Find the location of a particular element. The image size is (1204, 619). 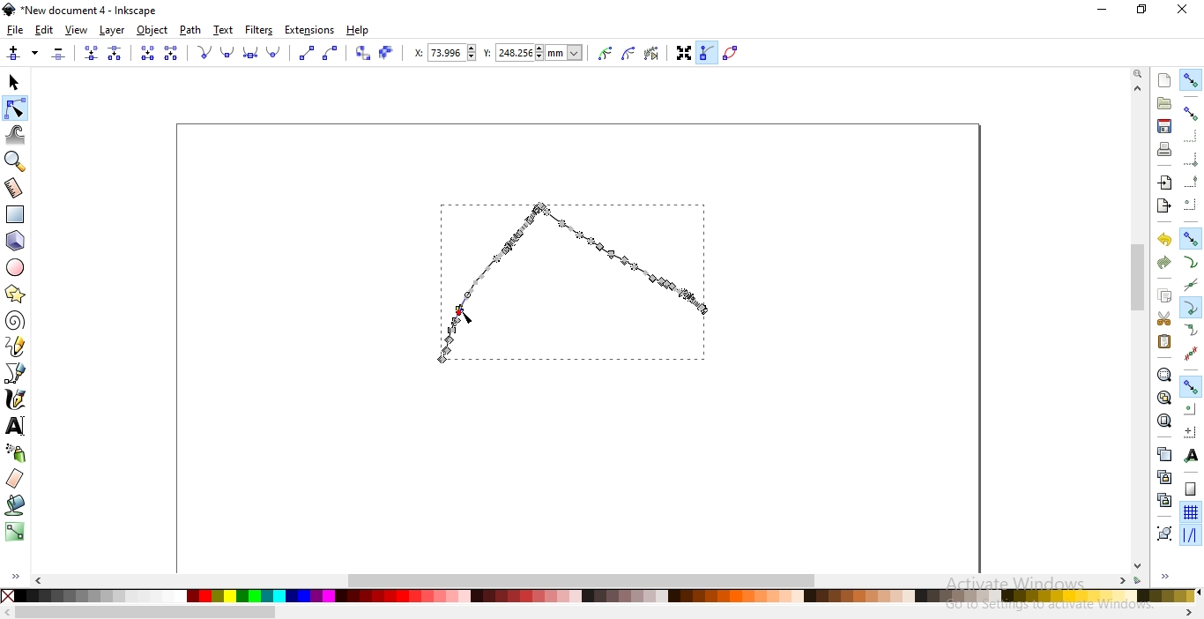

show path outline(without path effects) is located at coordinates (733, 52).